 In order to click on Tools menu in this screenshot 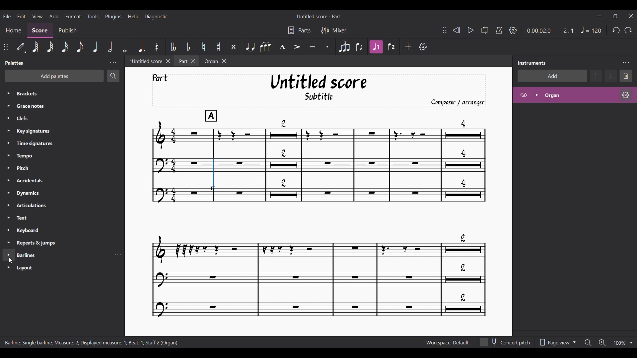, I will do `click(93, 16)`.